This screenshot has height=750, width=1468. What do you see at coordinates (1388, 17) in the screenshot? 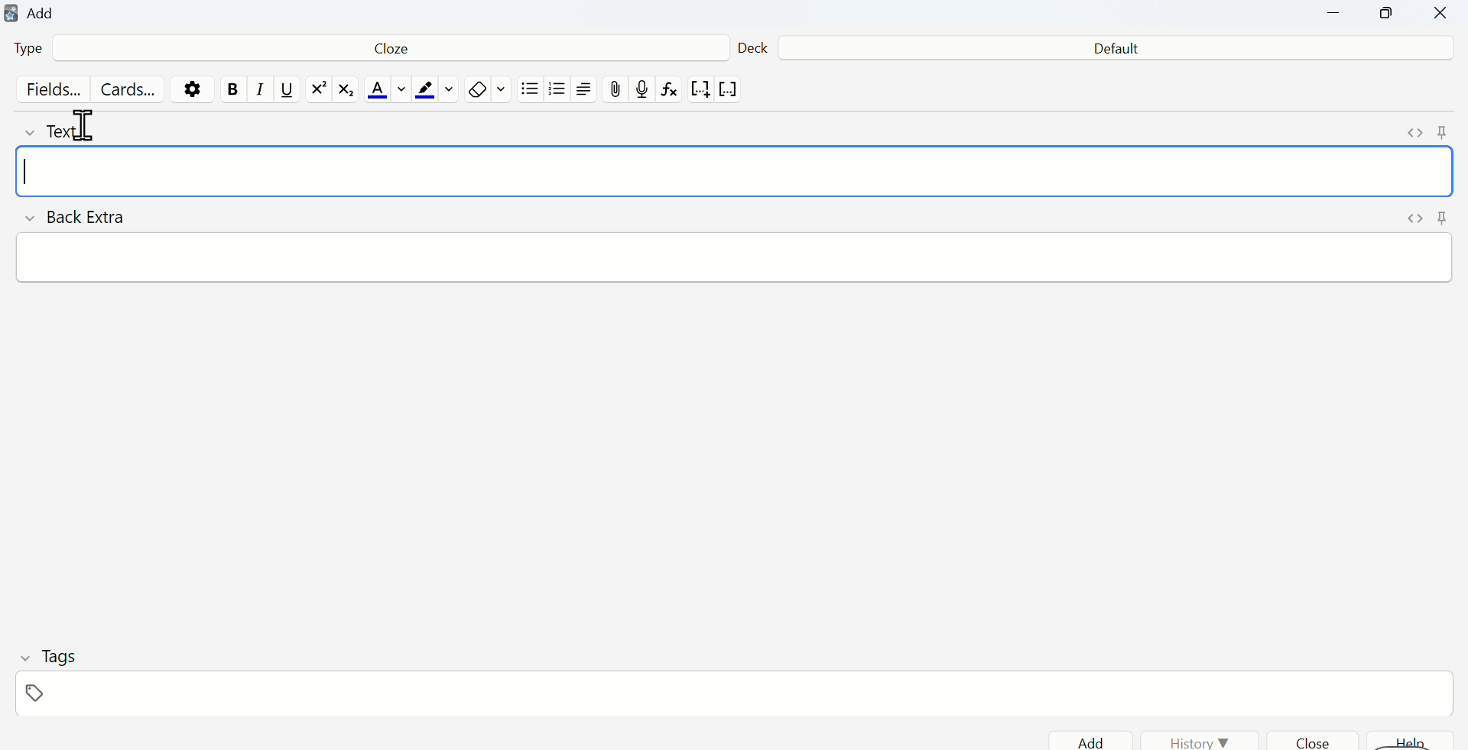
I see `Maximize` at bounding box center [1388, 17].